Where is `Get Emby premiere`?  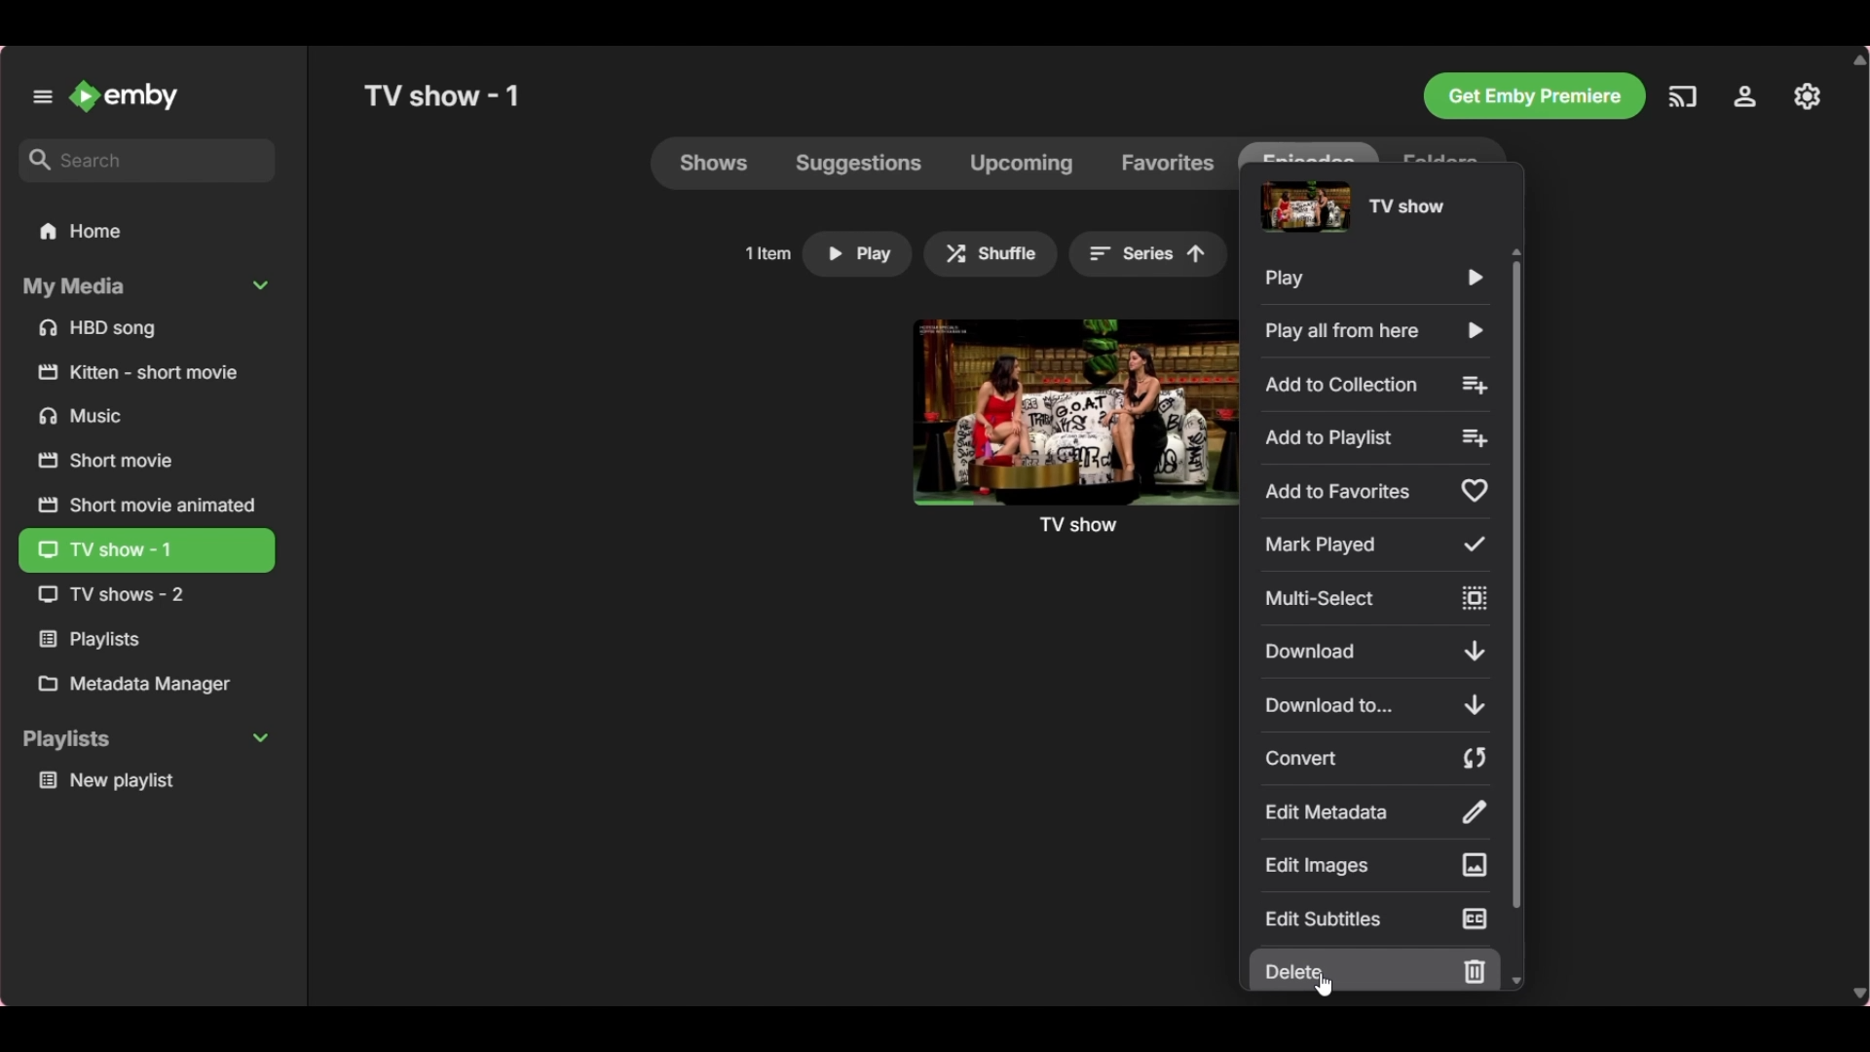 Get Emby premiere is located at coordinates (1534, 96).